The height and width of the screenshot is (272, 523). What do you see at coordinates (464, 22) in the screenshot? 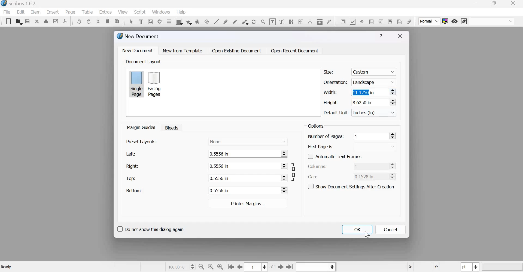
I see `edit in preview mode` at bounding box center [464, 22].